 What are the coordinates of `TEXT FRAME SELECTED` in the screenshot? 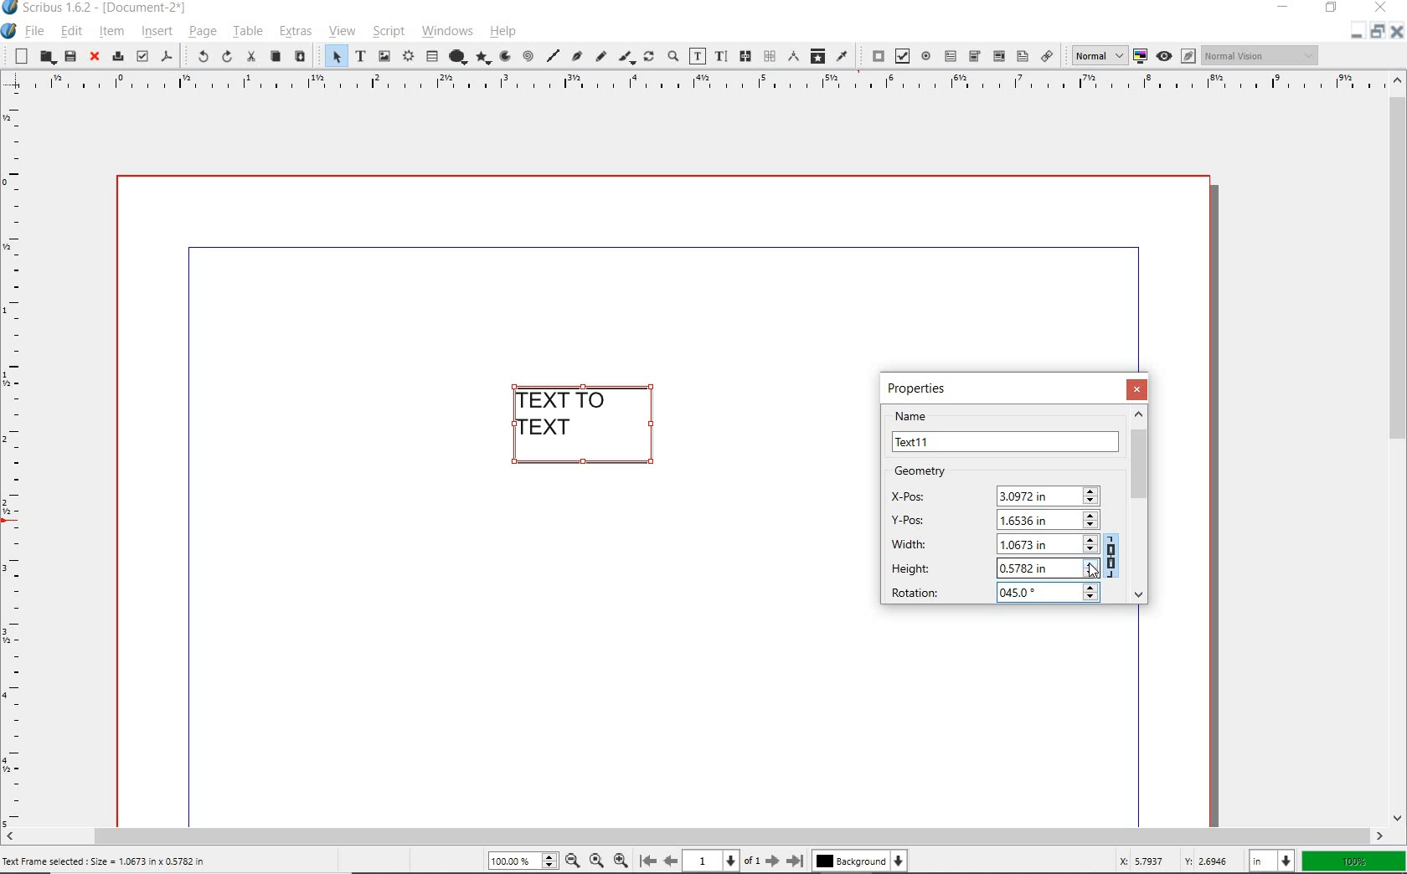 It's located at (589, 426).